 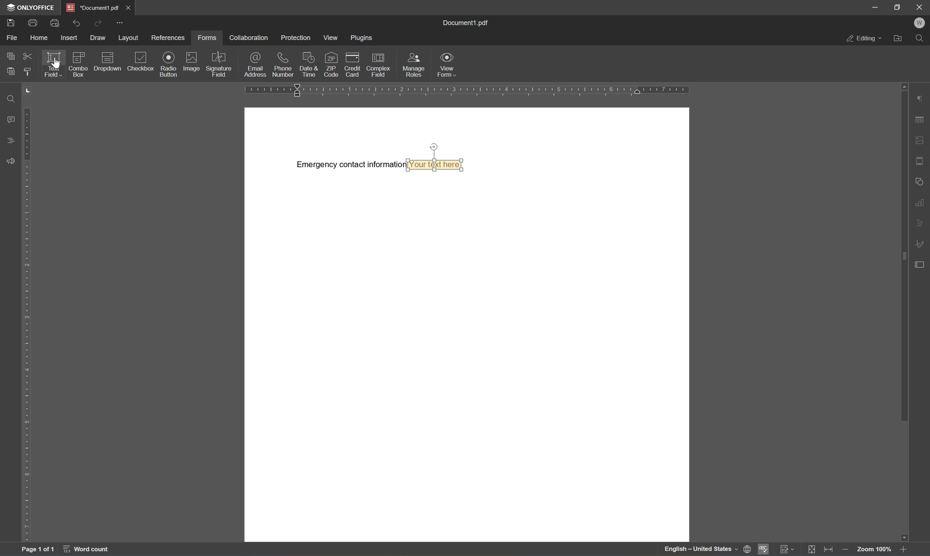 I want to click on copy, so click(x=10, y=56).